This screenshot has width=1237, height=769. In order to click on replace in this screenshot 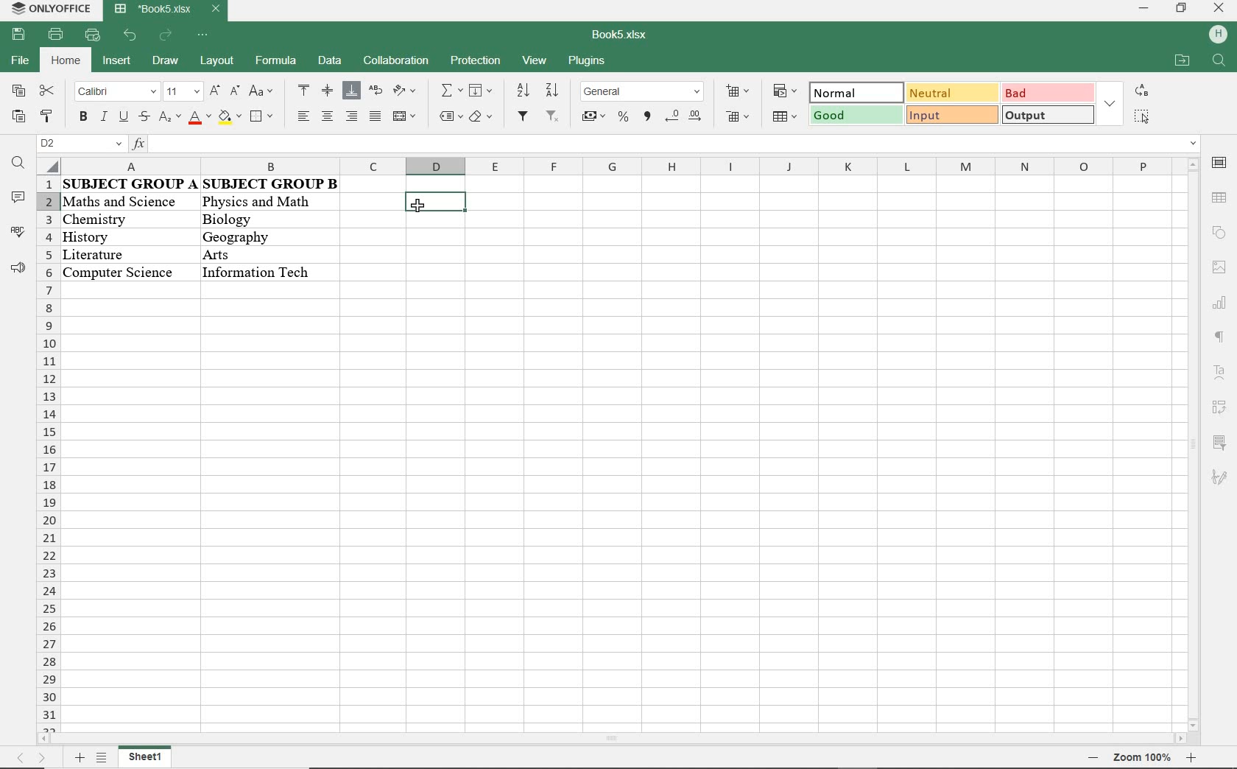, I will do `click(1142, 90)`.